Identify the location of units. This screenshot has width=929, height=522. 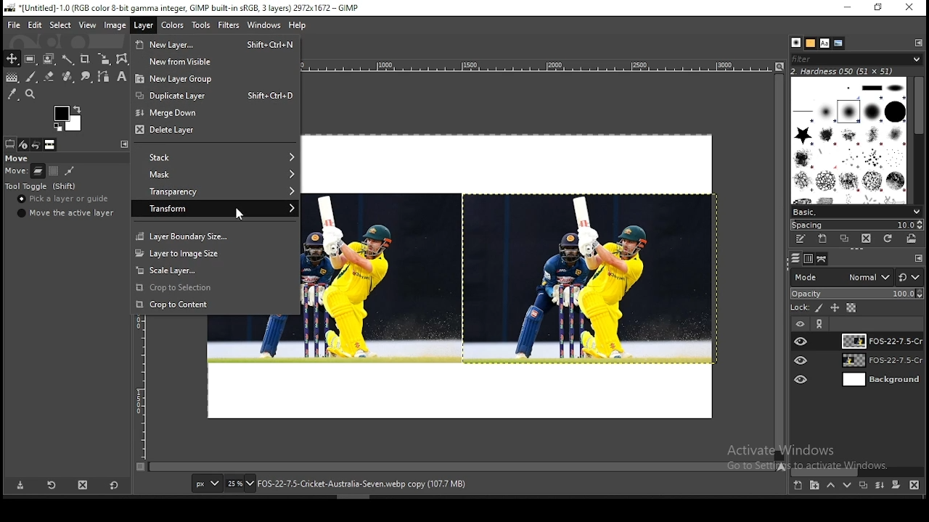
(207, 484).